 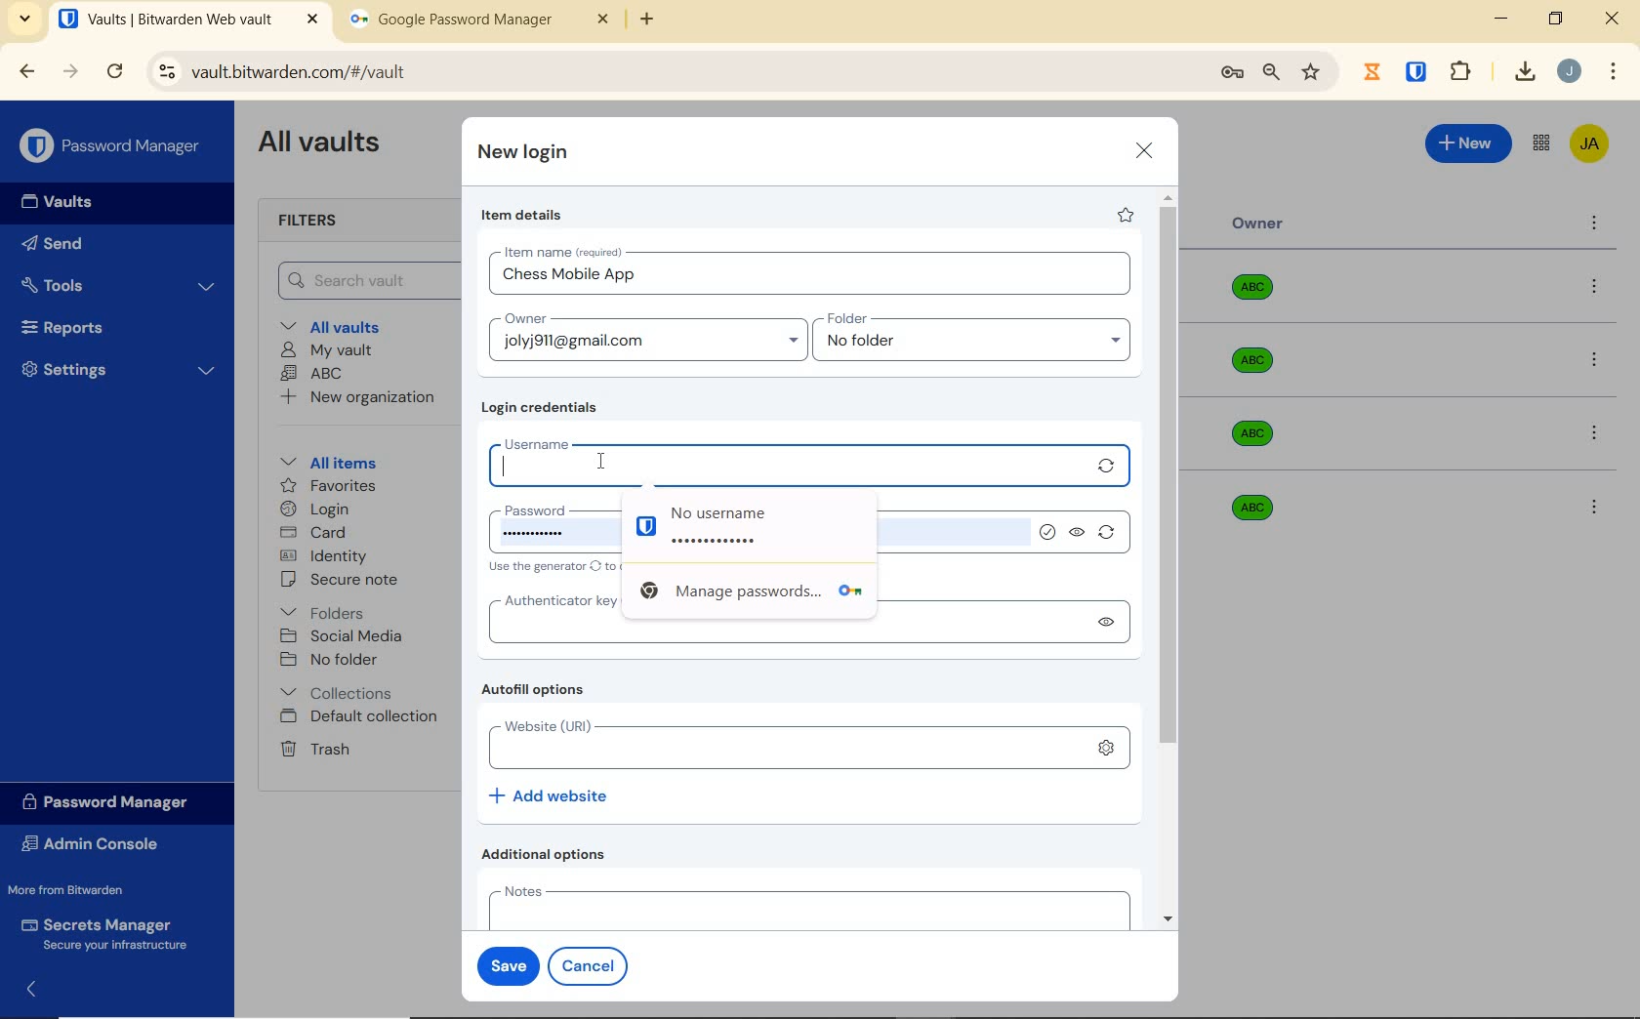 I want to click on Authenticator key, so click(x=548, y=599).